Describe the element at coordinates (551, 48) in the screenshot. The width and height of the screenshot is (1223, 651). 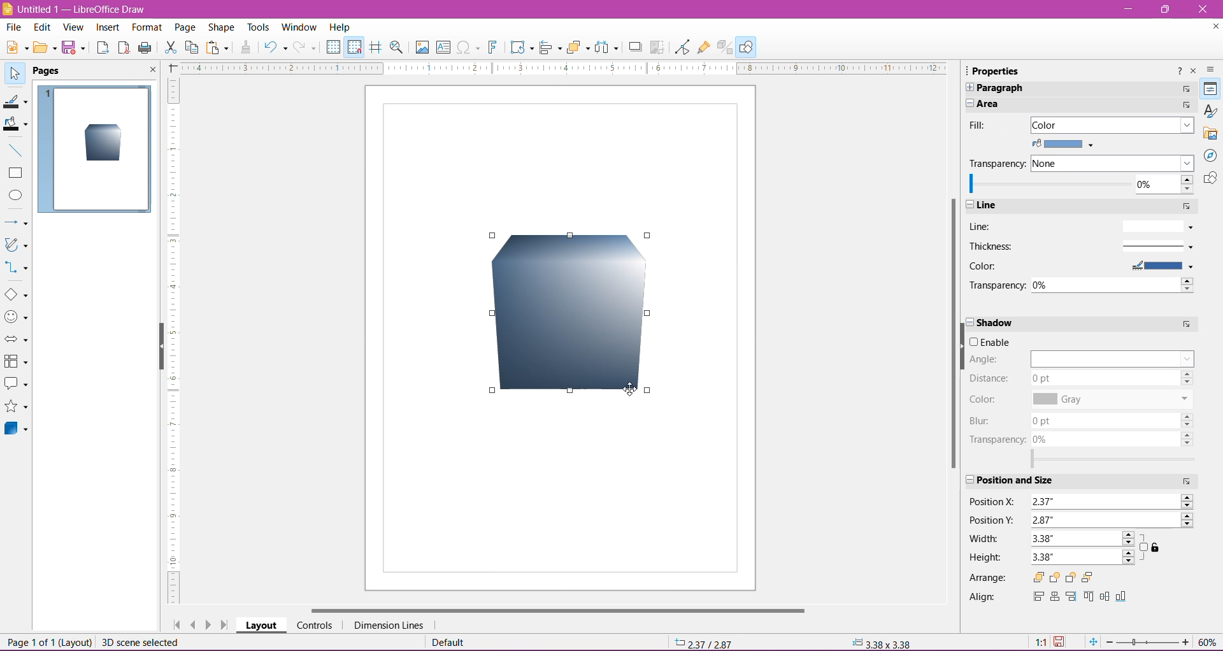
I see `Align` at that location.